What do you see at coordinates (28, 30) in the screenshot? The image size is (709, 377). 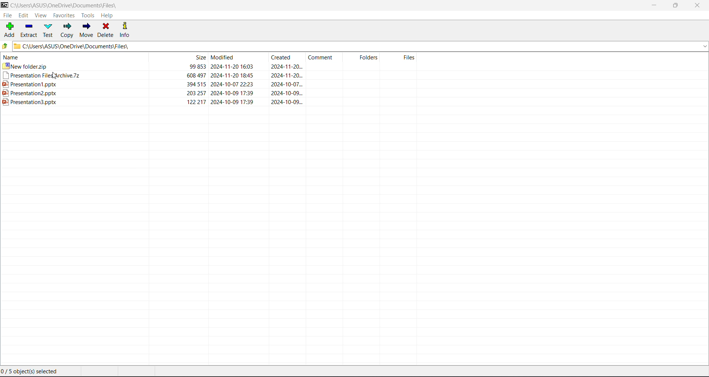 I see `Extract` at bounding box center [28, 30].